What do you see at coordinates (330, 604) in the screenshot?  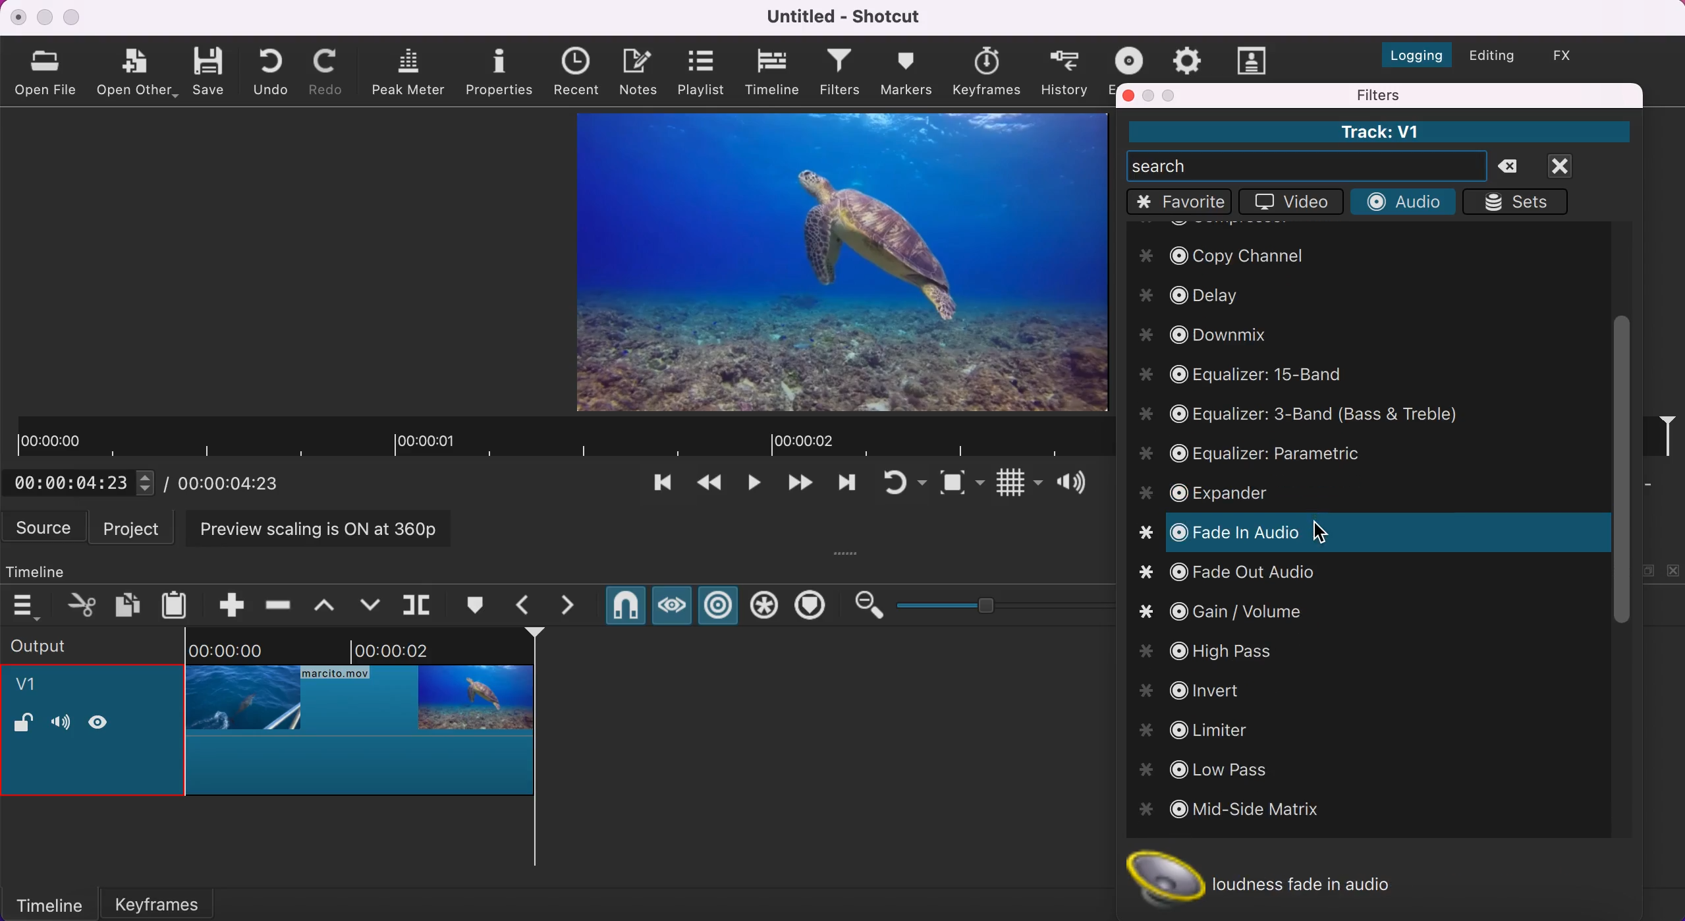 I see `lift` at bounding box center [330, 604].